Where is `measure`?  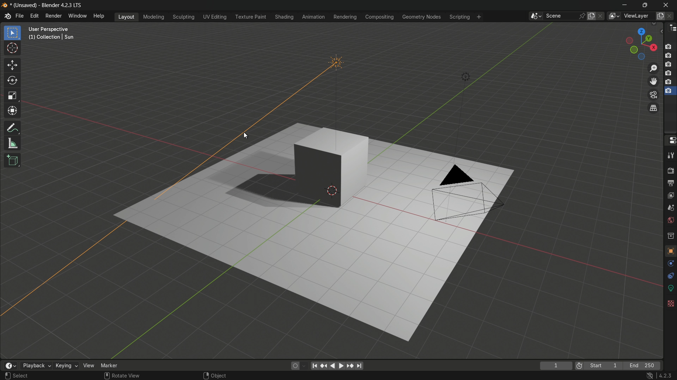 measure is located at coordinates (13, 144).